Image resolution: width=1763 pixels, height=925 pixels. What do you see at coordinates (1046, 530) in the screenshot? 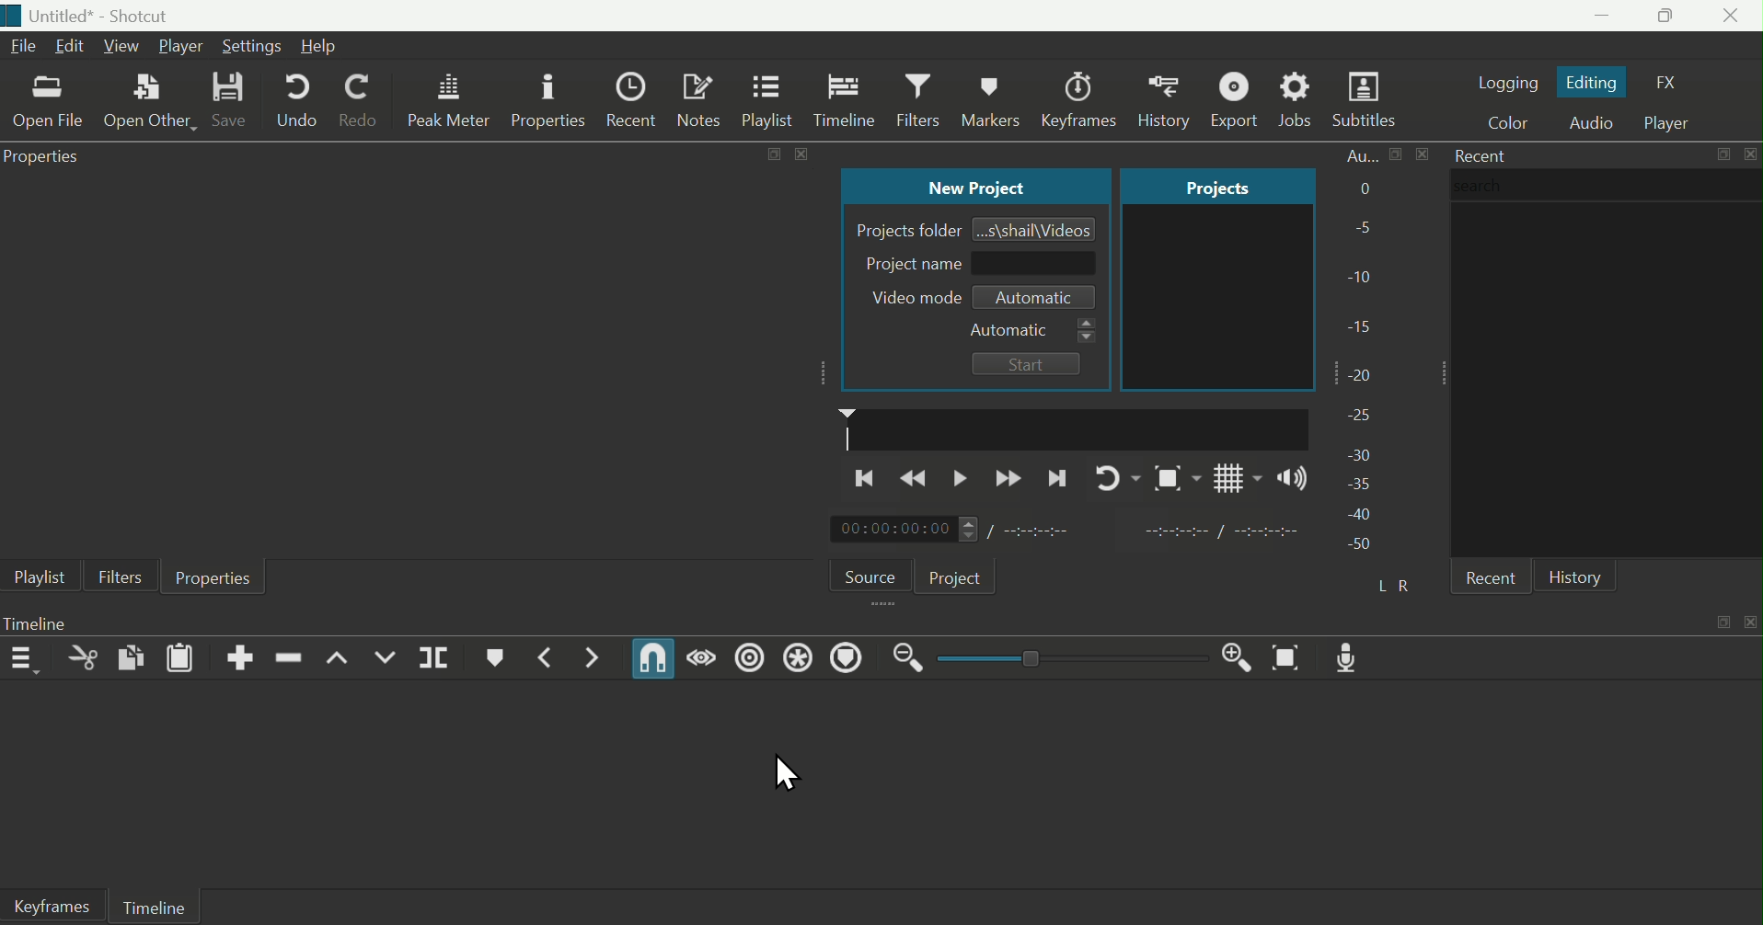
I see `total duration` at bounding box center [1046, 530].